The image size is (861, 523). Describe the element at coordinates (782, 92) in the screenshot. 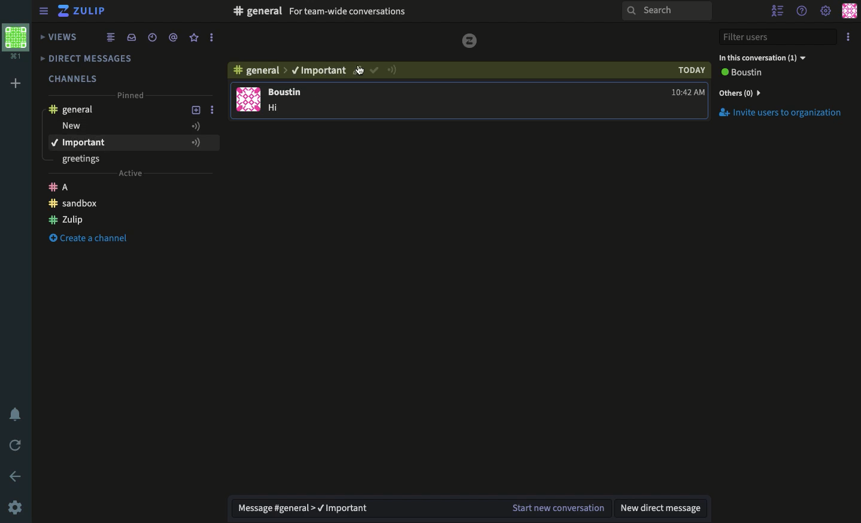

I see `Invites users to organization` at that location.